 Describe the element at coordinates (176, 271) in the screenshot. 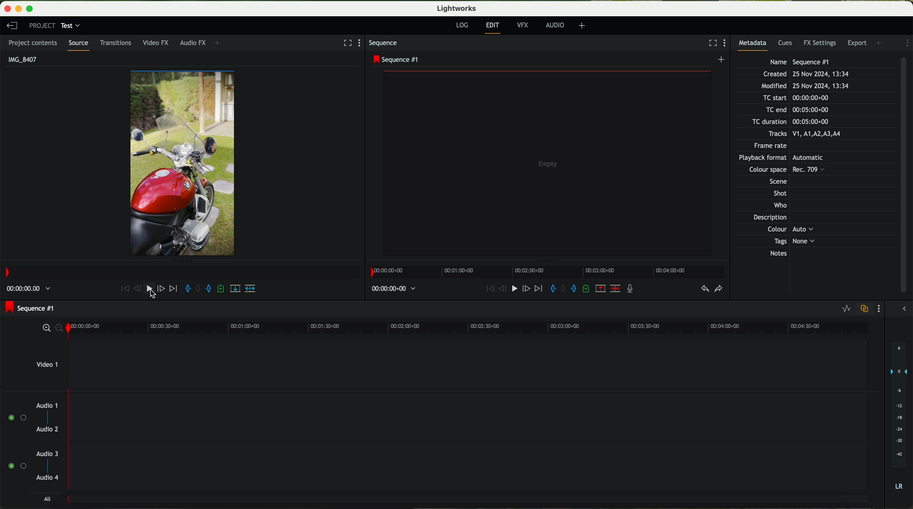

I see `timeline` at that location.